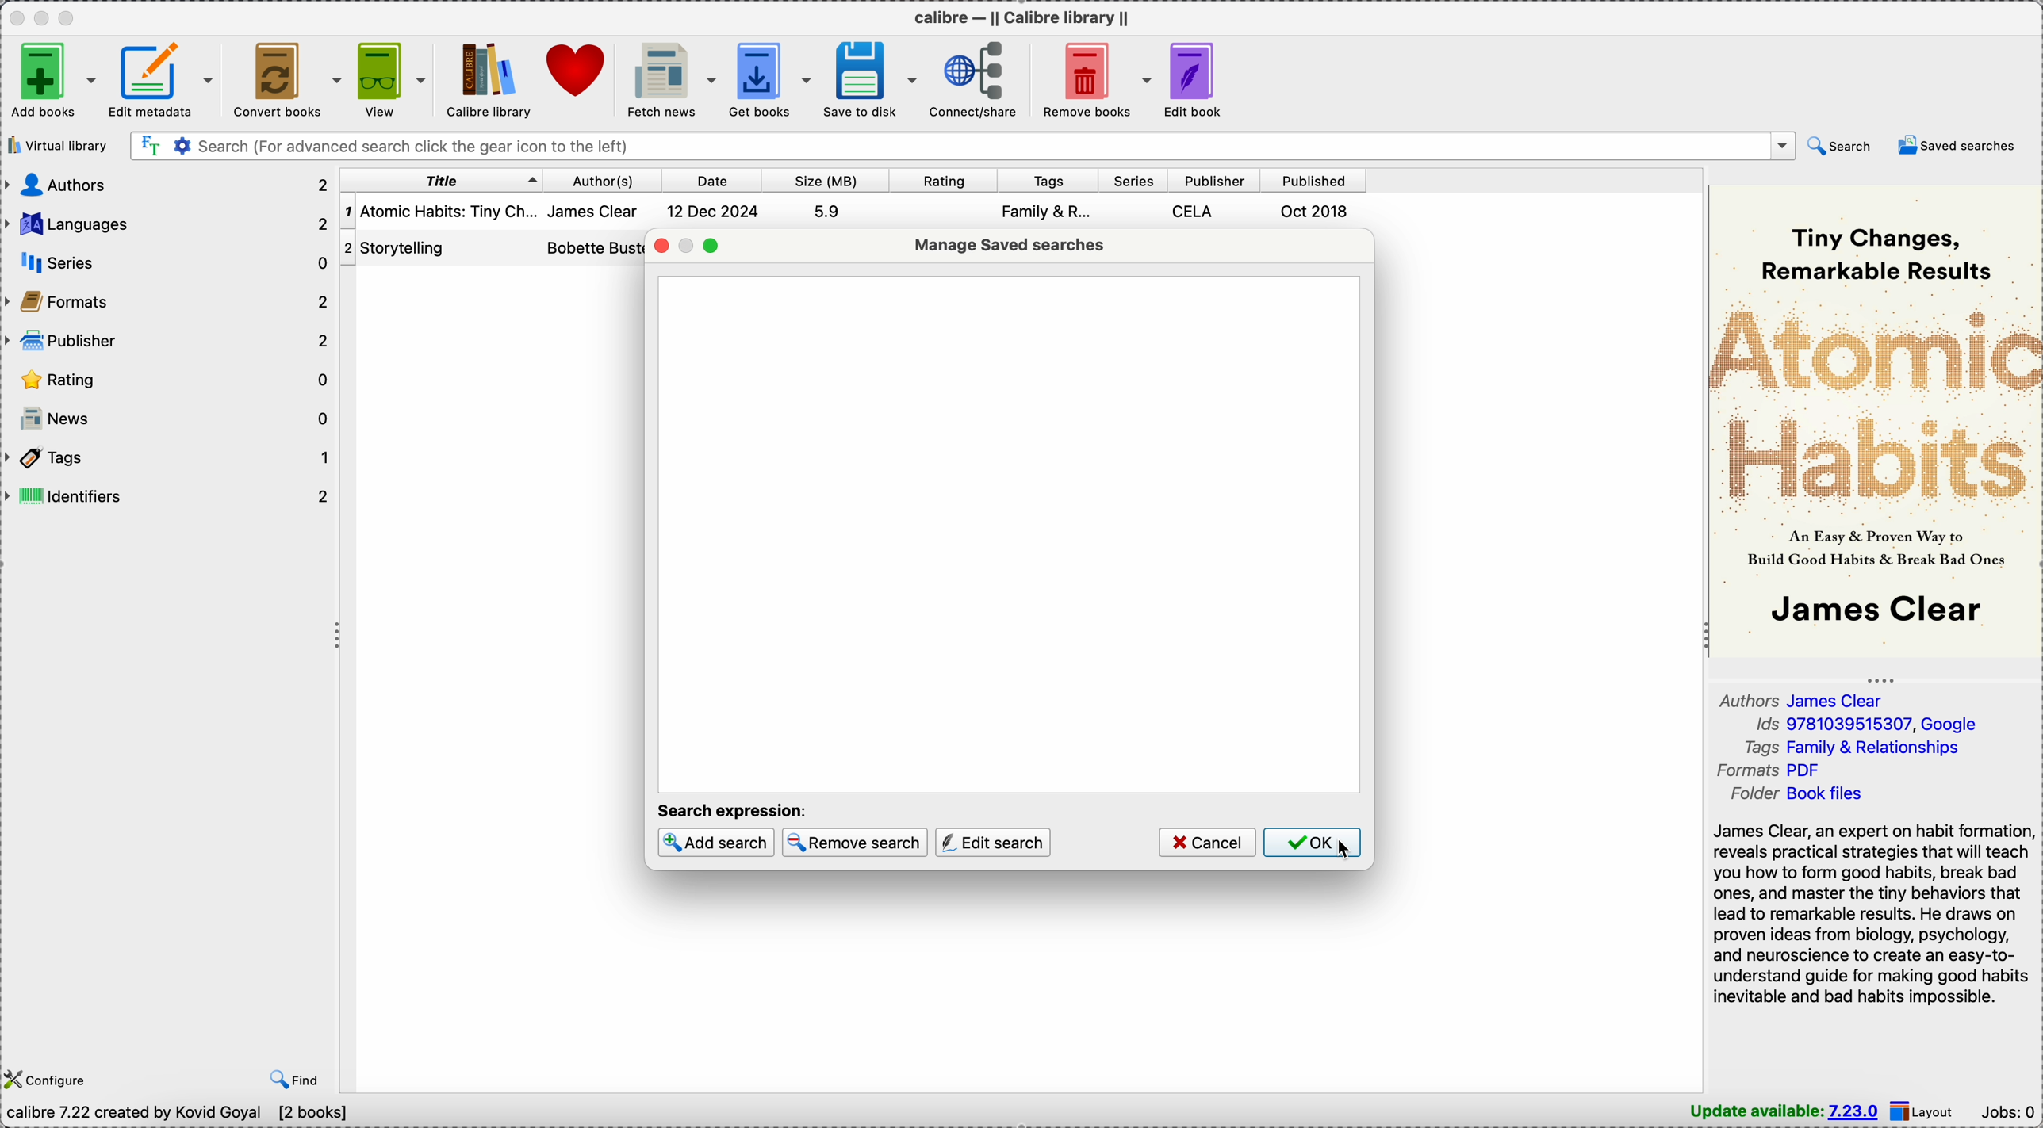 Image resolution: width=2043 pixels, height=1128 pixels. I want to click on formats, so click(167, 303).